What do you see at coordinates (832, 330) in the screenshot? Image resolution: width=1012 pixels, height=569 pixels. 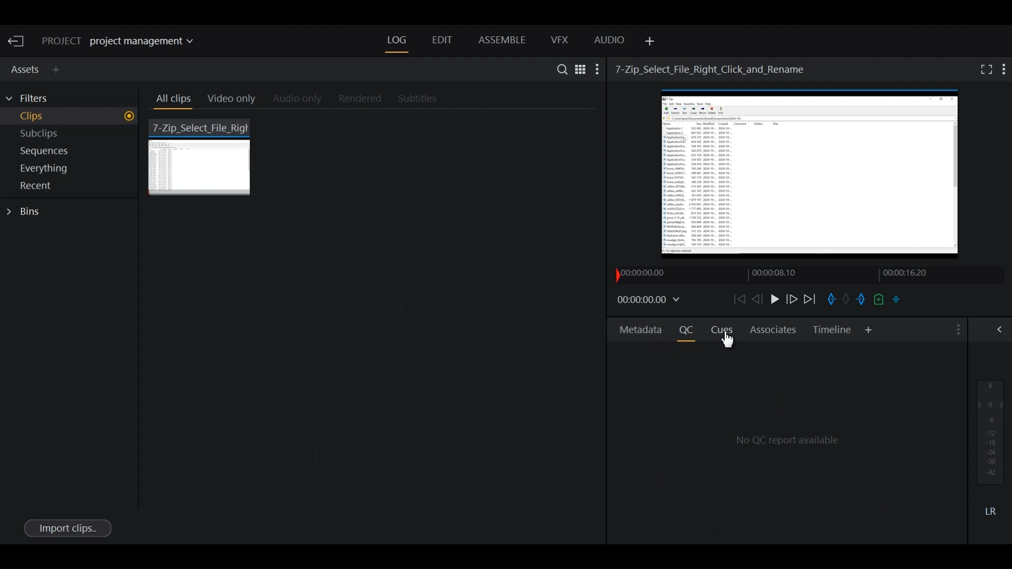 I see `Timeline` at bounding box center [832, 330].